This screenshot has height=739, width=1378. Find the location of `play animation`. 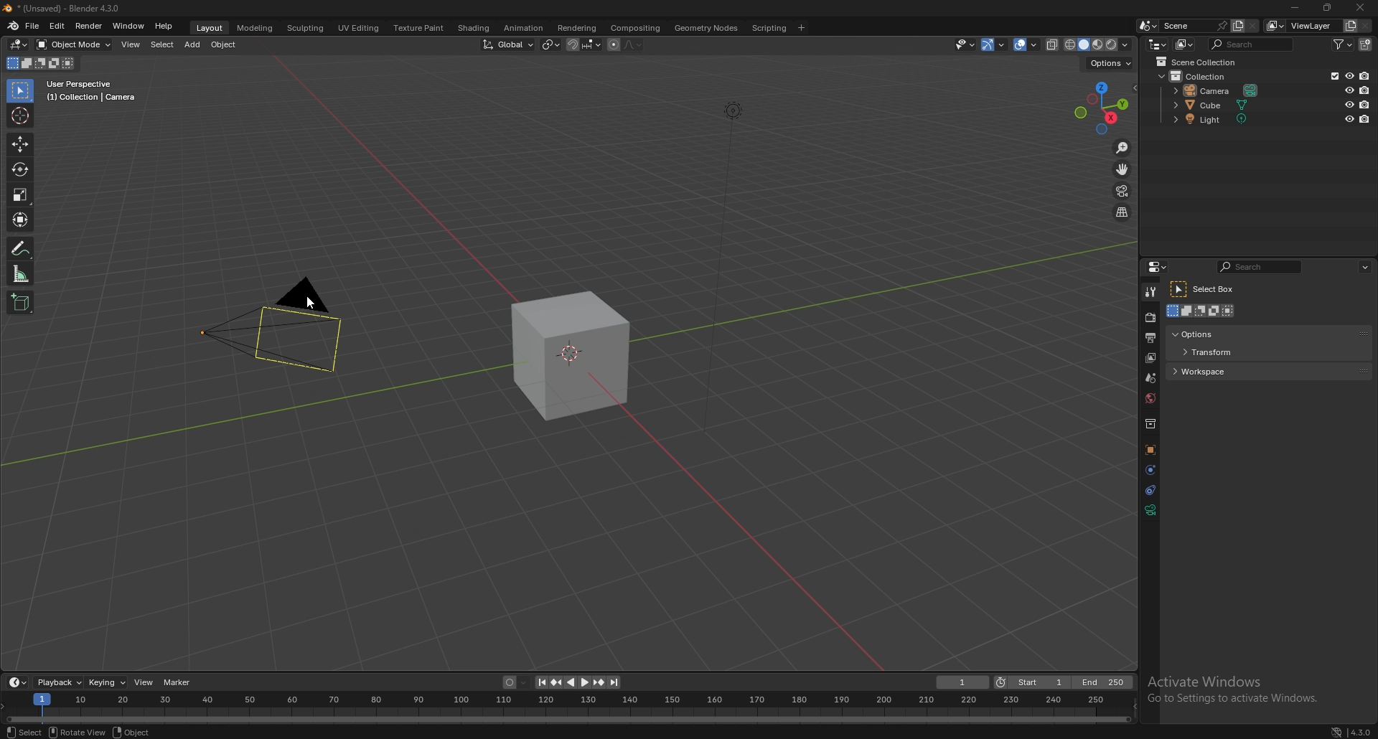

play animation is located at coordinates (578, 682).